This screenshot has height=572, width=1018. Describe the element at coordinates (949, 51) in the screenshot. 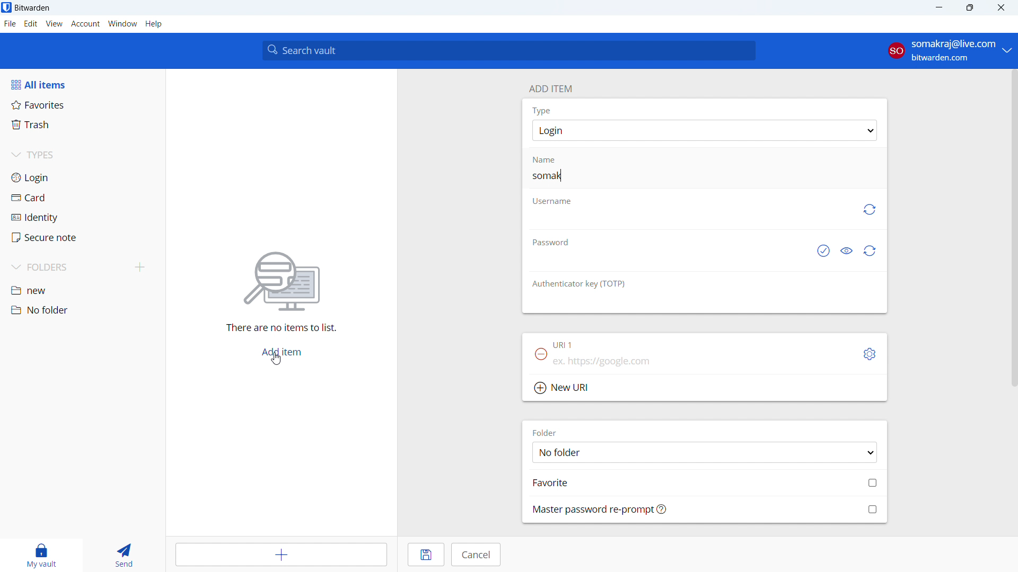

I see `account` at that location.